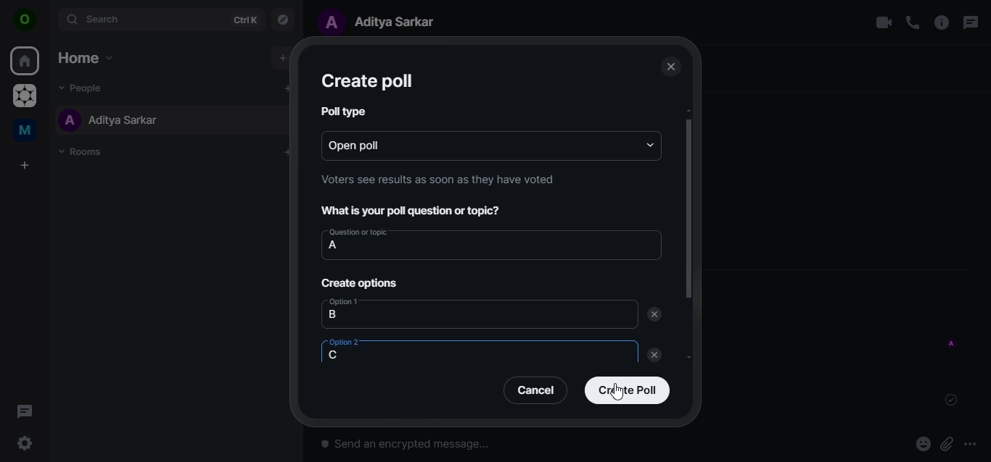 This screenshot has height=462, width=991. I want to click on aditya sarkar, so click(110, 119).